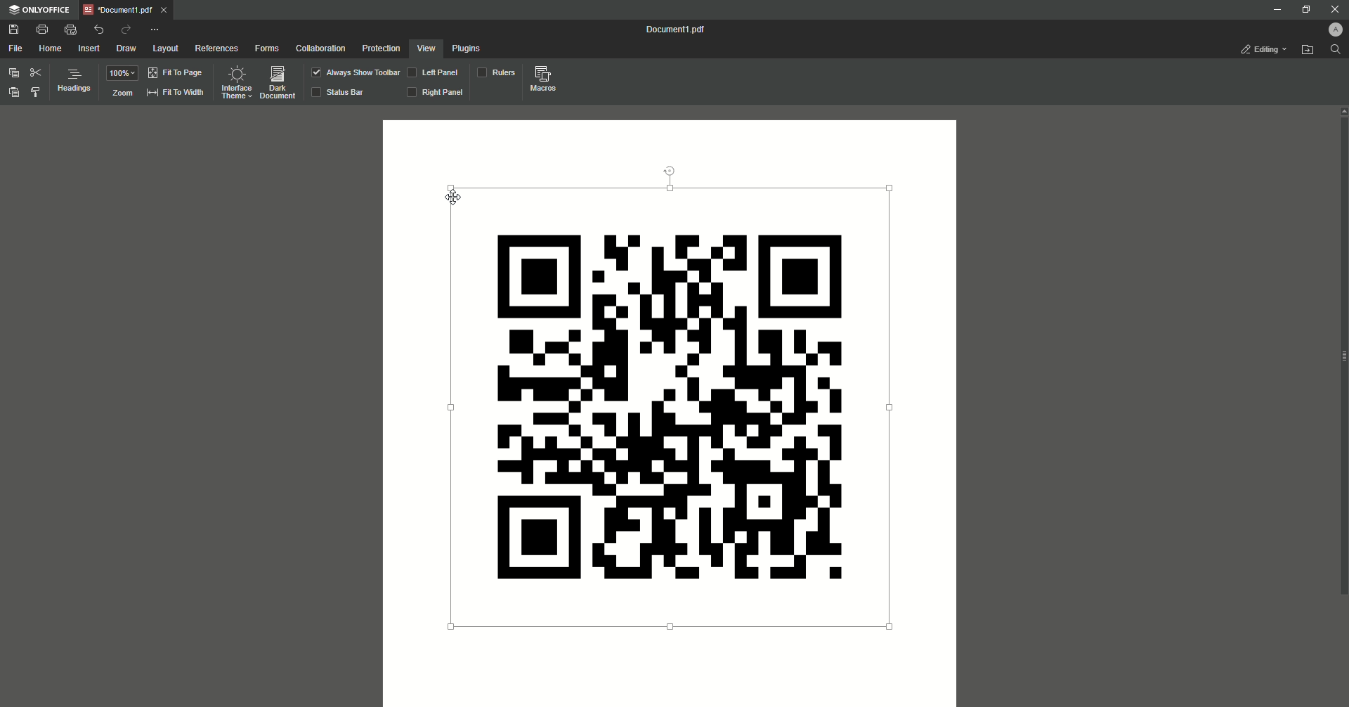  What do you see at coordinates (122, 74) in the screenshot?
I see `100%` at bounding box center [122, 74].